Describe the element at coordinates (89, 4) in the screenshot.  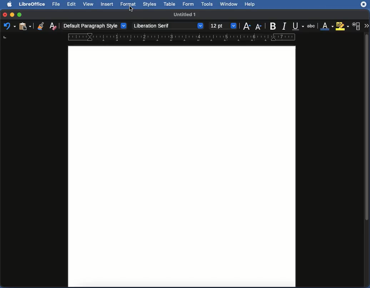
I see `View` at that location.